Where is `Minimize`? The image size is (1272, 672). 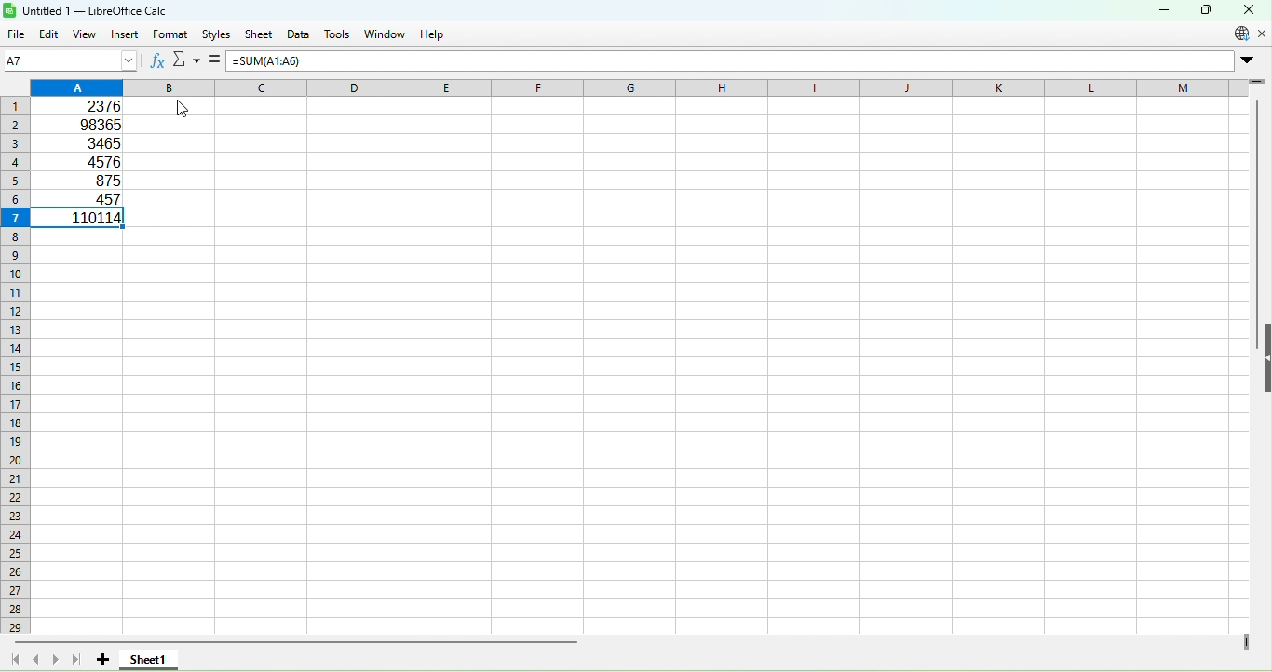 Minimize is located at coordinates (1161, 11).